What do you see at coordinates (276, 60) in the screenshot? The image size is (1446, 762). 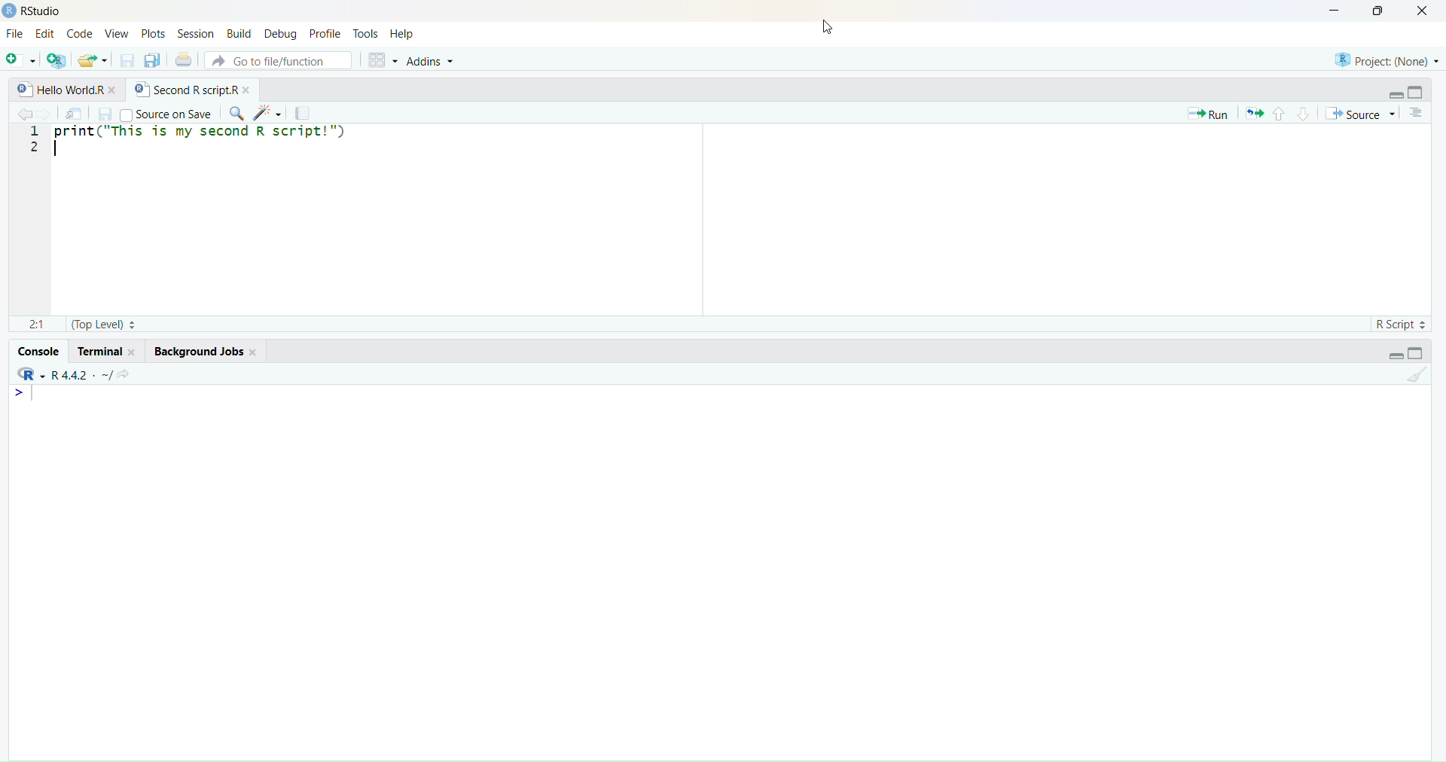 I see `Go to file/function` at bounding box center [276, 60].